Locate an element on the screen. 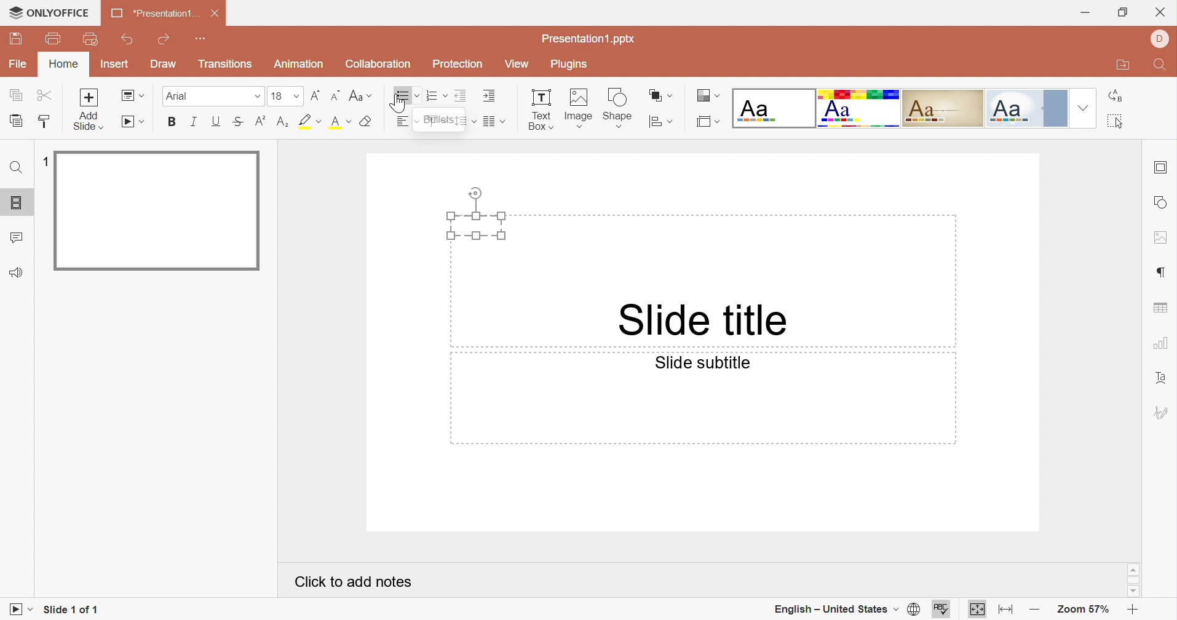 The width and height of the screenshot is (1177, 620). Decrease indent is located at coordinates (459, 96).